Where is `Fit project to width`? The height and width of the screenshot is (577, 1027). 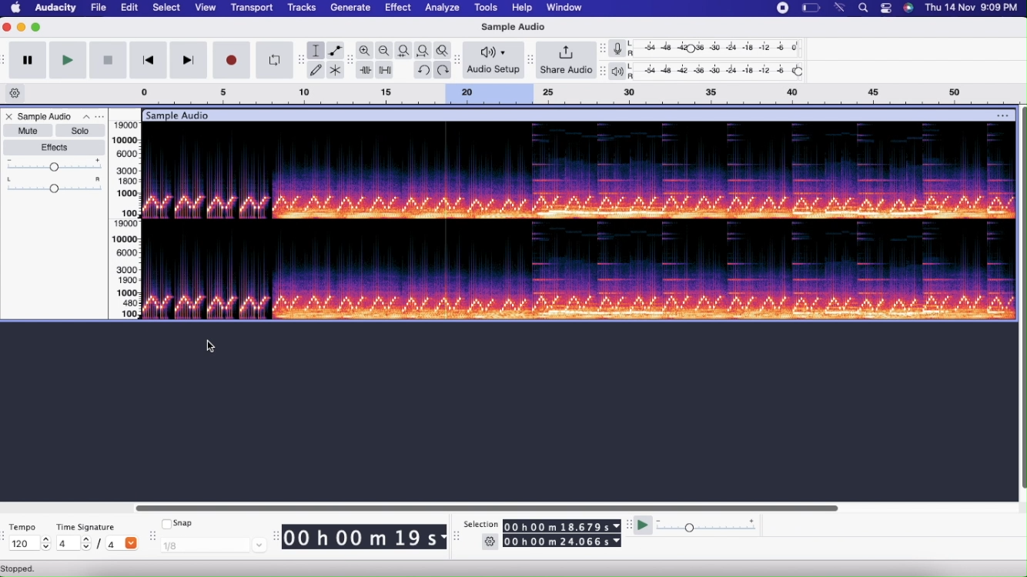
Fit project to width is located at coordinates (424, 50).